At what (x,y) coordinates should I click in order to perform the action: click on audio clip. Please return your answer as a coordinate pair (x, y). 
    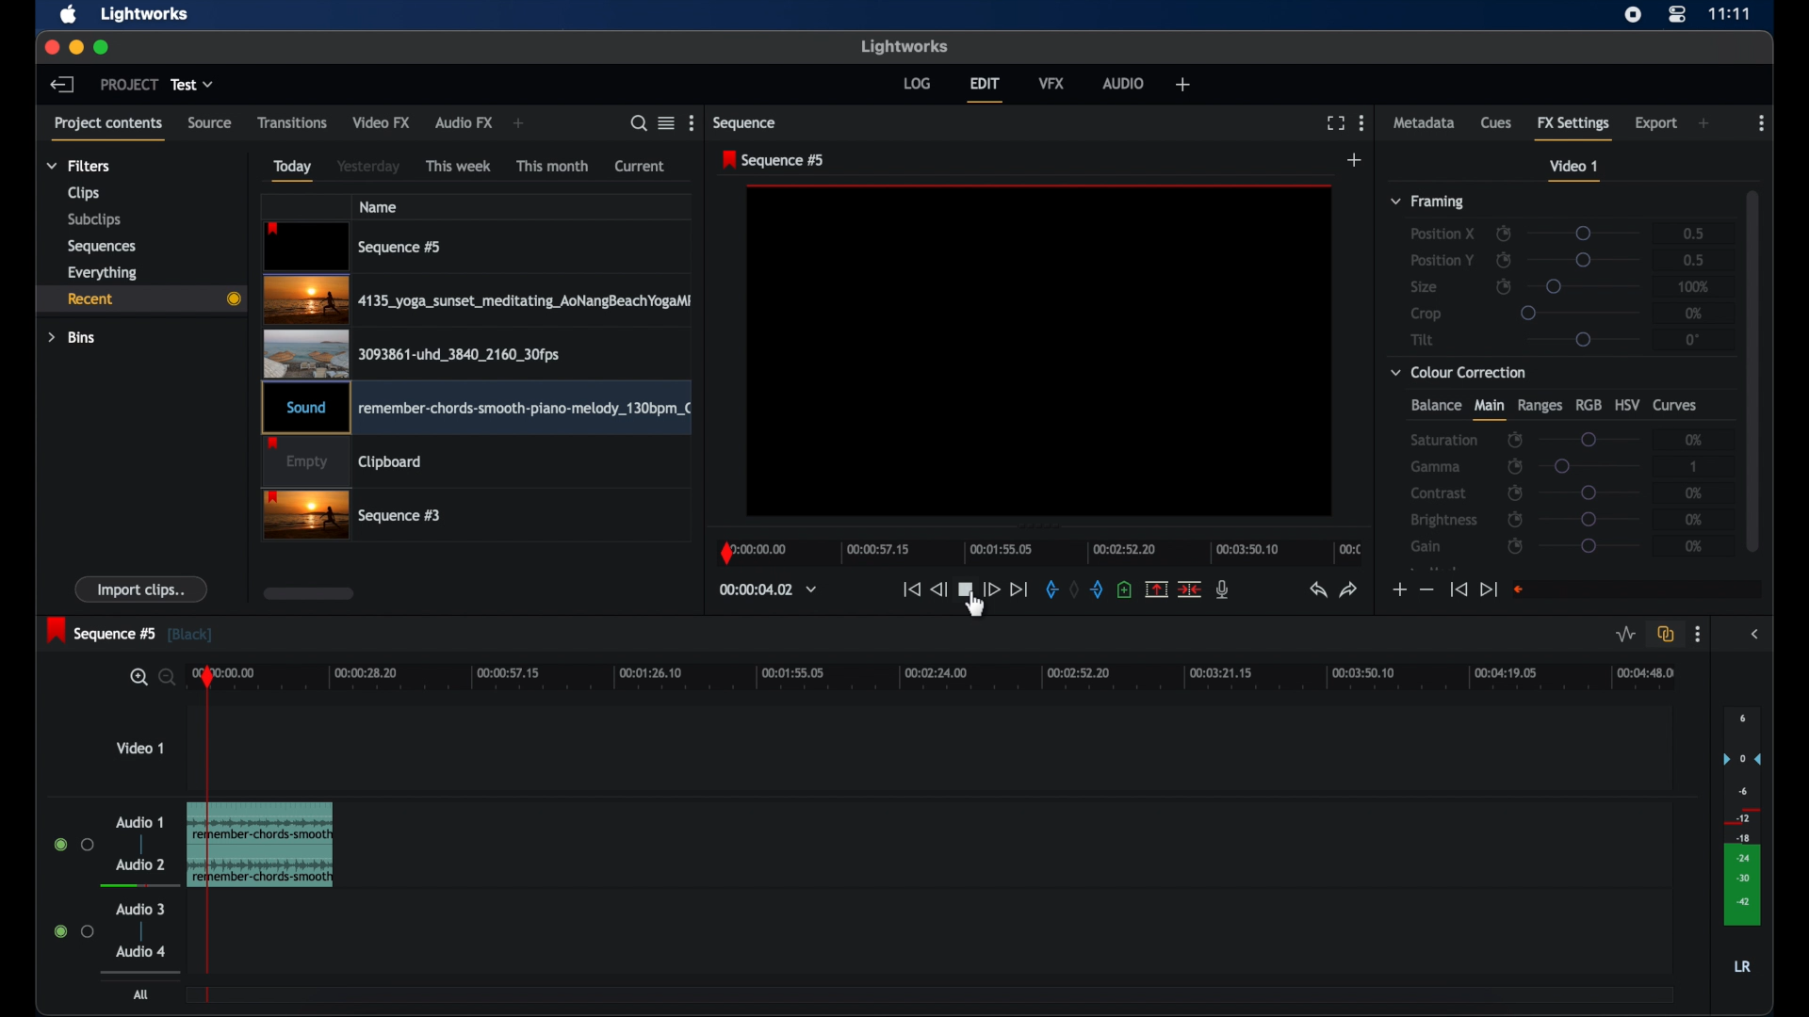
    Looking at the image, I should click on (476, 410).